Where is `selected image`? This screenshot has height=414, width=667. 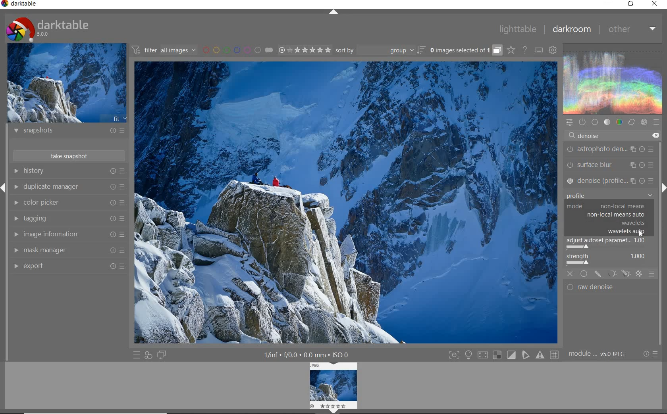 selected image is located at coordinates (345, 204).